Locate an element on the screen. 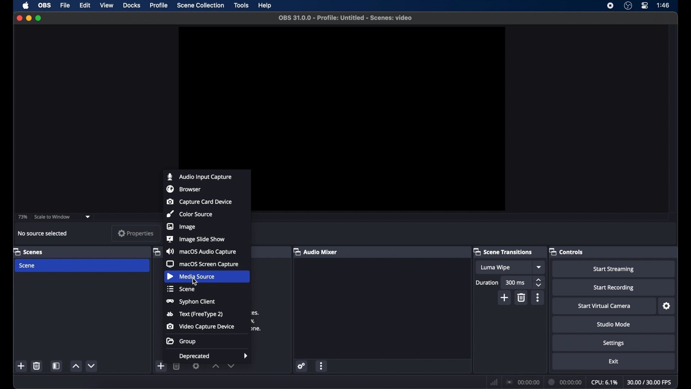 The height and width of the screenshot is (389, 691). decrement is located at coordinates (231, 366).